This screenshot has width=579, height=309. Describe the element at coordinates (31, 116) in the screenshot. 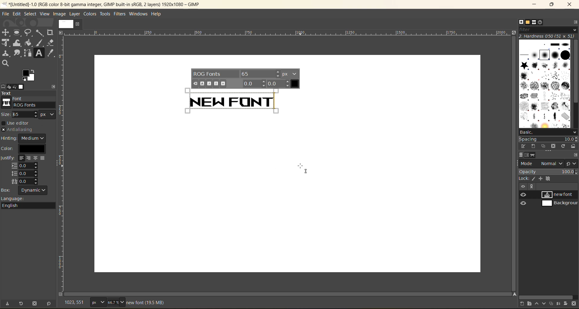

I see `size` at that location.